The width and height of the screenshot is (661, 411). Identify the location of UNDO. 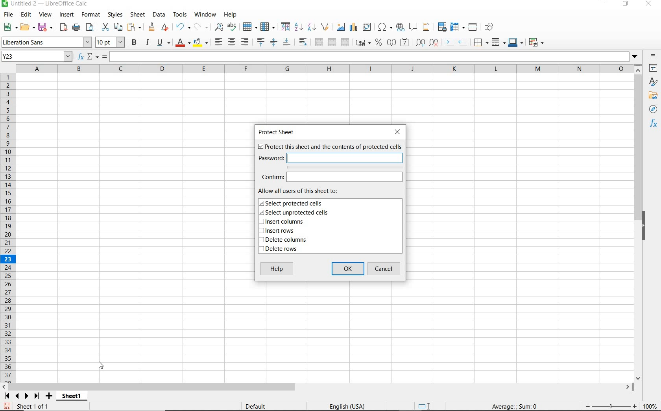
(183, 27).